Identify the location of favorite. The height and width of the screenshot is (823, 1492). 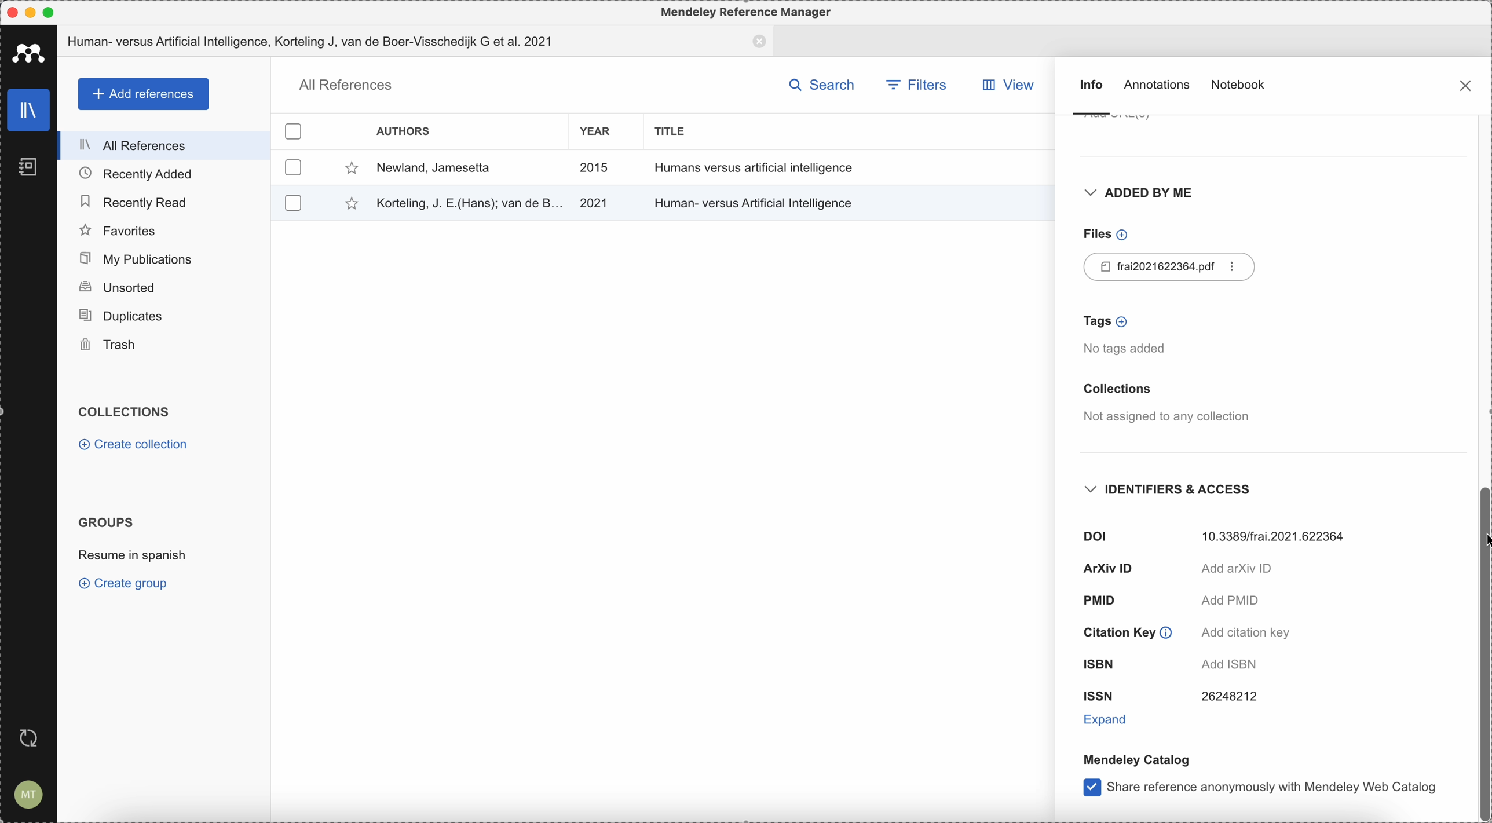
(344, 204).